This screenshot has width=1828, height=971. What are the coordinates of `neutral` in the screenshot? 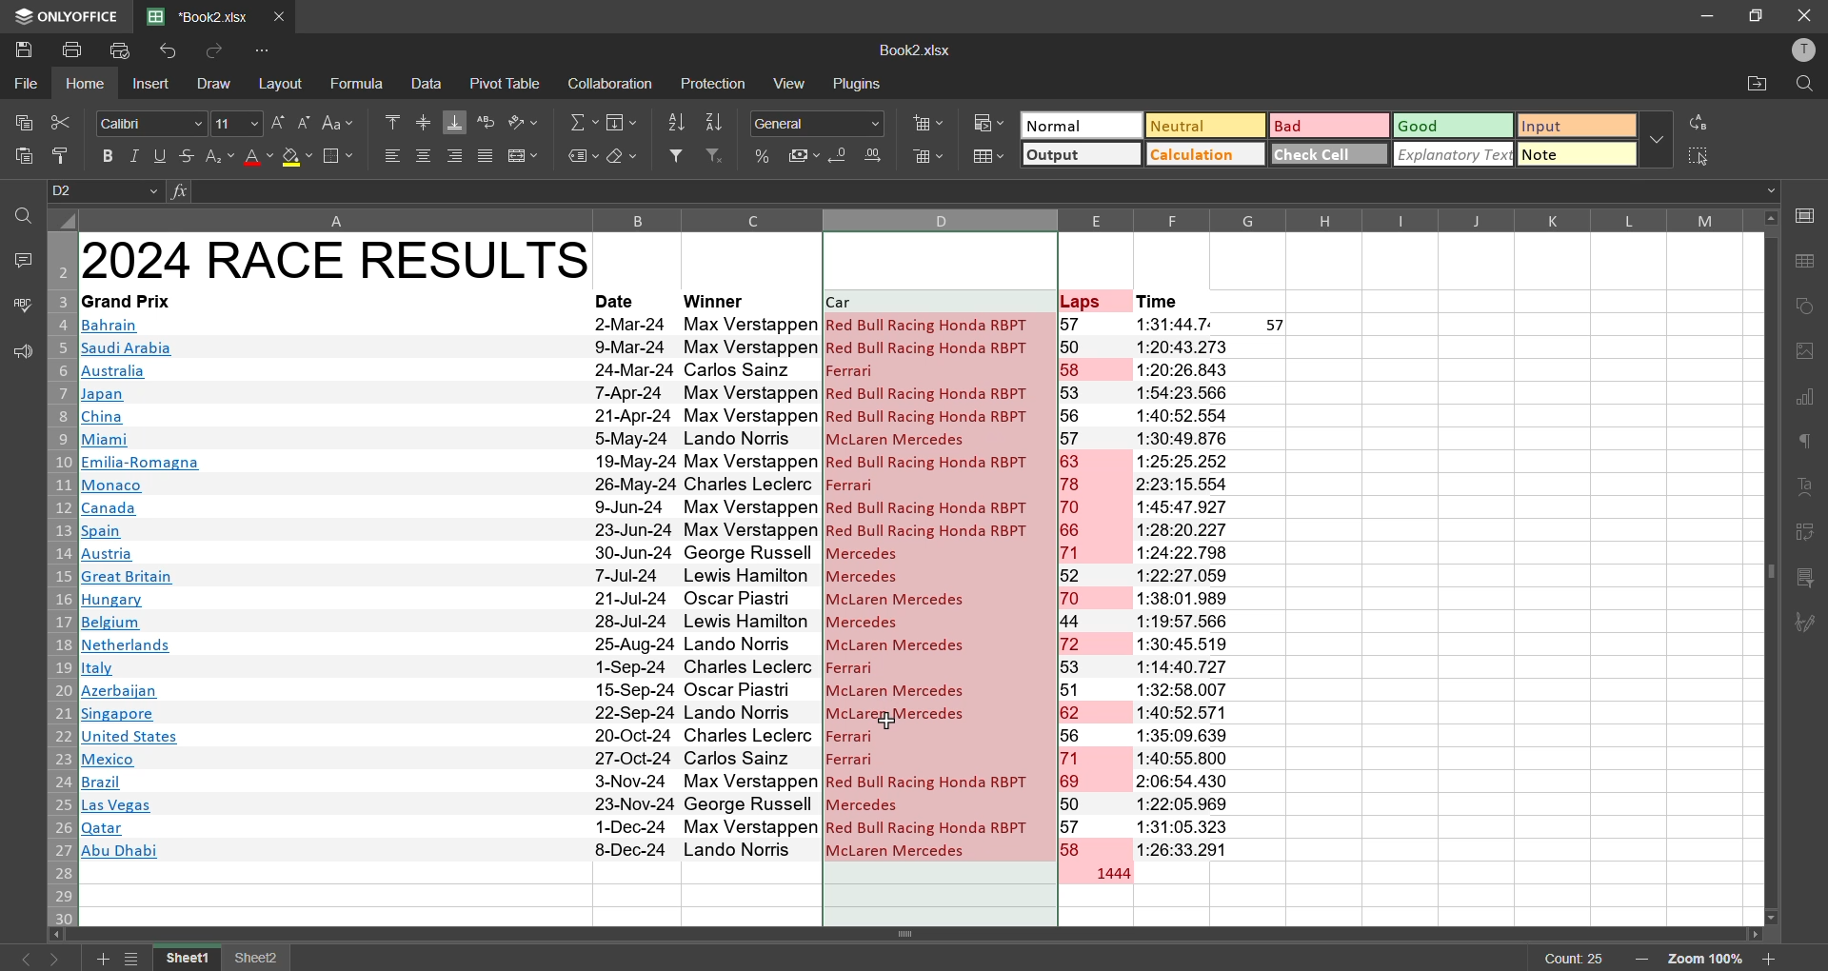 It's located at (1201, 125).